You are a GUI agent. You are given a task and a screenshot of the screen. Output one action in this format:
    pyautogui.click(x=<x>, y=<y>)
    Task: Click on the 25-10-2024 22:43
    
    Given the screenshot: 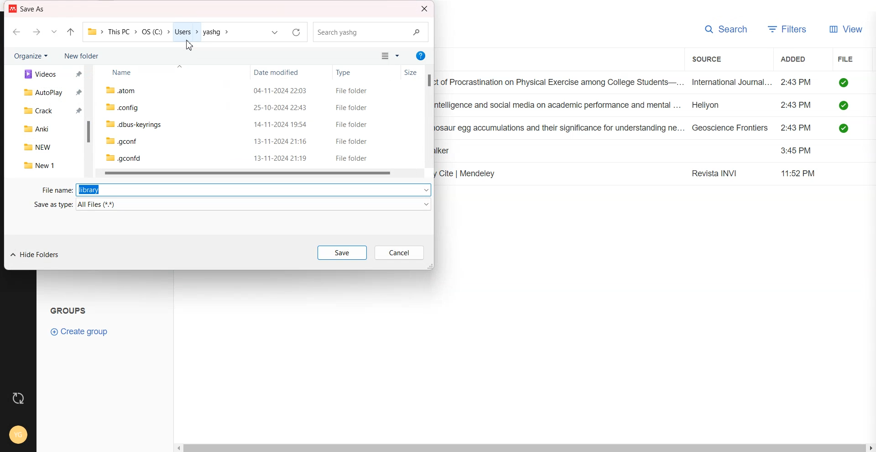 What is the action you would take?
    pyautogui.click(x=283, y=108)
    